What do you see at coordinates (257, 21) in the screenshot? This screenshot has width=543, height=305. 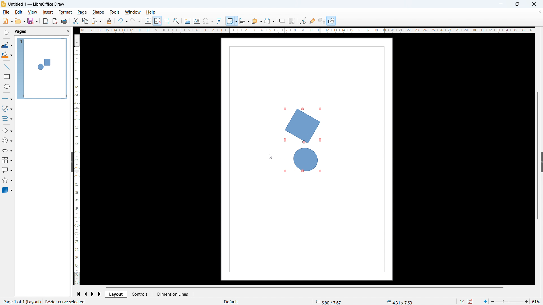 I see `Arrange ` at bounding box center [257, 21].